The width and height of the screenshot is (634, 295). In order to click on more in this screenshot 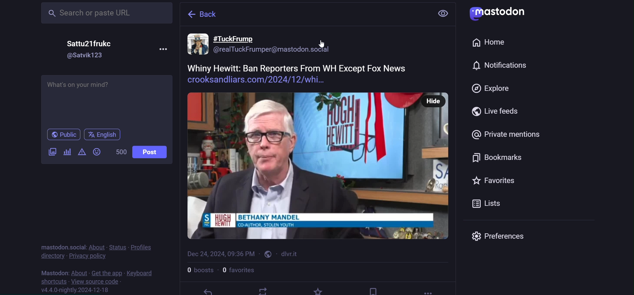, I will do `click(426, 290)`.